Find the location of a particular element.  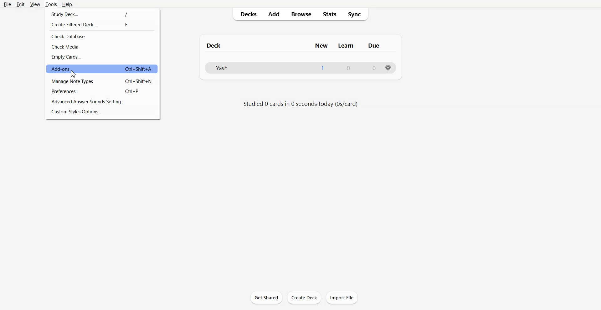

Help is located at coordinates (67, 4).